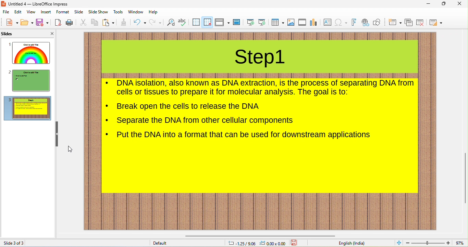 The width and height of the screenshot is (468, 247). What do you see at coordinates (244, 135) in the screenshot?
I see `content` at bounding box center [244, 135].